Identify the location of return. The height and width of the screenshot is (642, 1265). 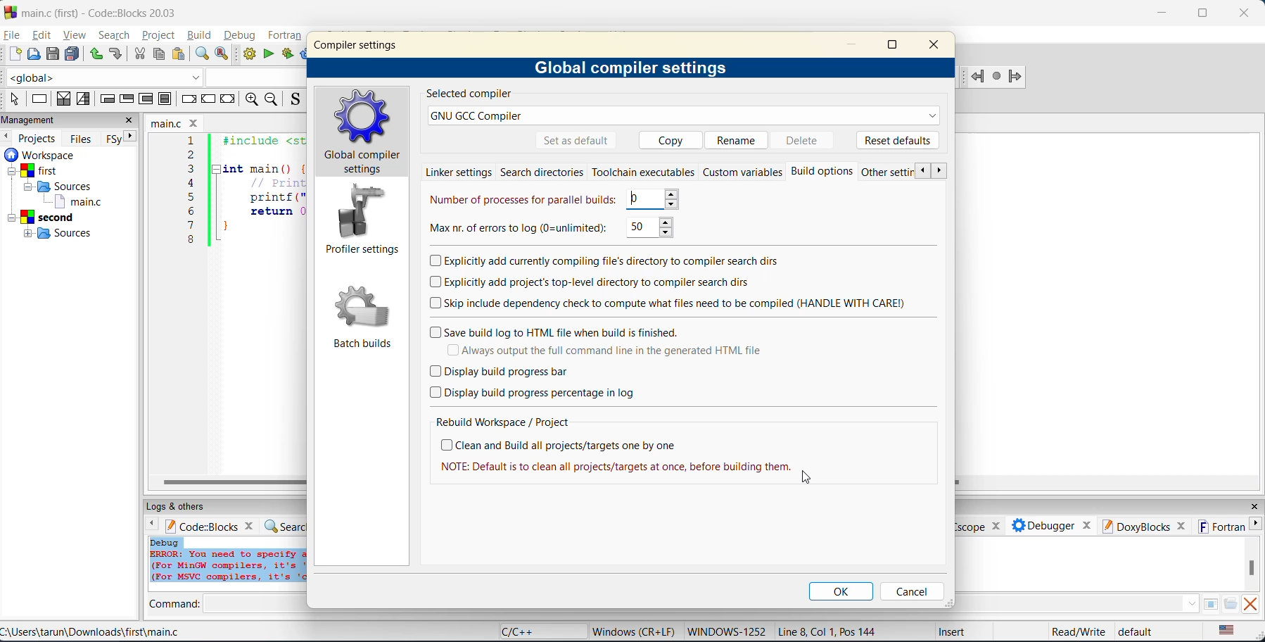
(230, 99).